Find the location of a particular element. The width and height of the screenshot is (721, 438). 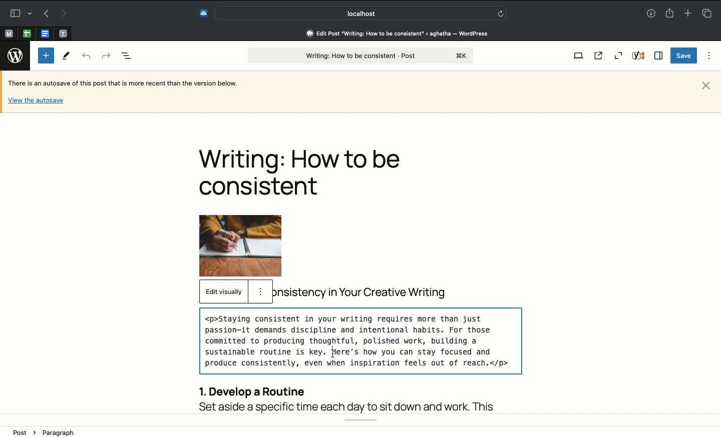

View the autosave is located at coordinates (36, 99).